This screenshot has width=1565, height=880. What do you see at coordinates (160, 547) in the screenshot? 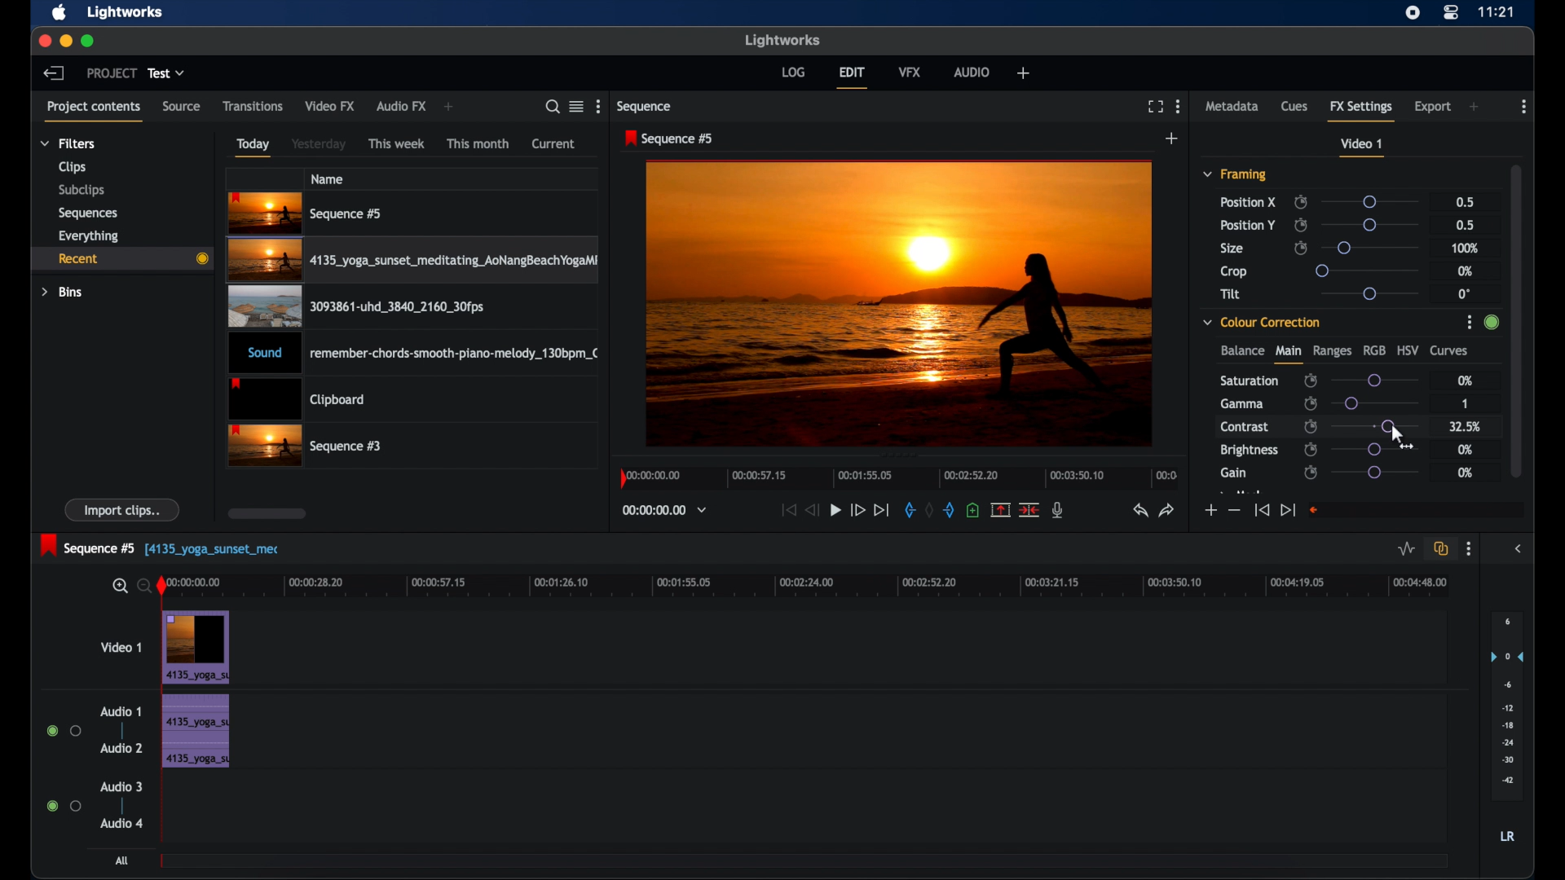
I see `sequence 5` at bounding box center [160, 547].